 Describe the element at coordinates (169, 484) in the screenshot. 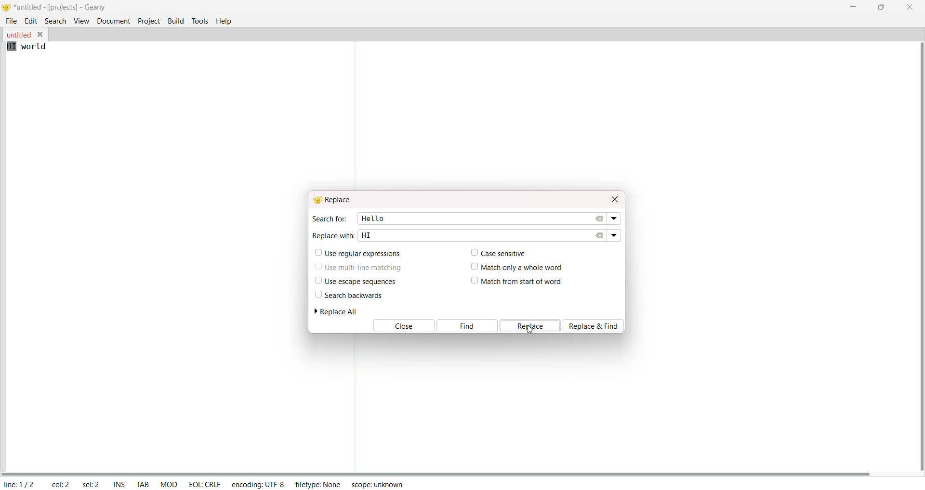

I see `mod` at that location.